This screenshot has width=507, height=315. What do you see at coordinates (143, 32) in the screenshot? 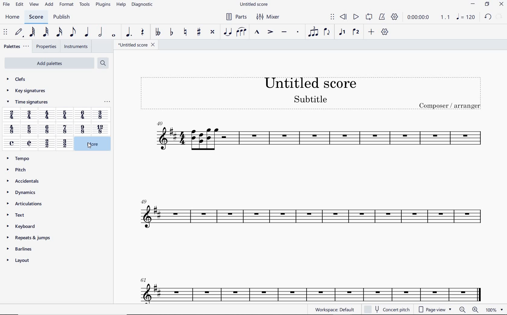
I see `REST` at bounding box center [143, 32].